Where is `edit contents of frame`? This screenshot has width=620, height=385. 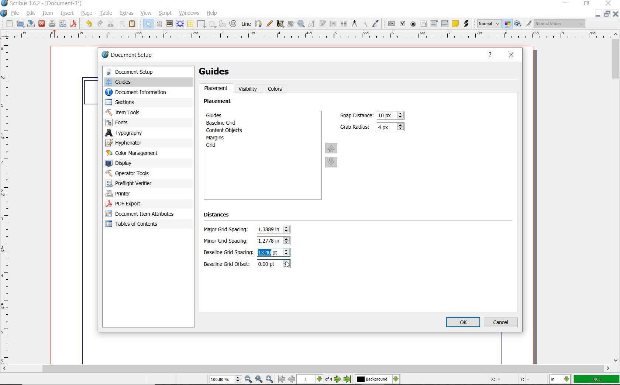
edit contents of frame is located at coordinates (312, 24).